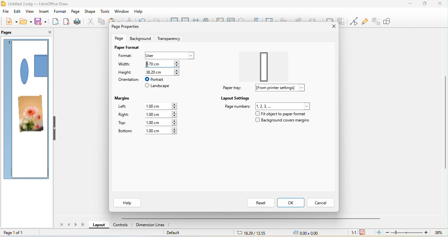  Describe the element at coordinates (126, 55) in the screenshot. I see `format` at that location.